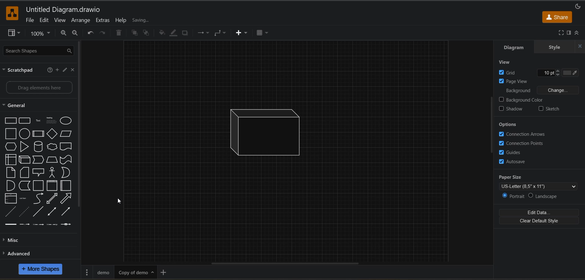 The height and width of the screenshot is (280, 585). Describe the element at coordinates (285, 264) in the screenshot. I see `horizontal scroll bar` at that location.